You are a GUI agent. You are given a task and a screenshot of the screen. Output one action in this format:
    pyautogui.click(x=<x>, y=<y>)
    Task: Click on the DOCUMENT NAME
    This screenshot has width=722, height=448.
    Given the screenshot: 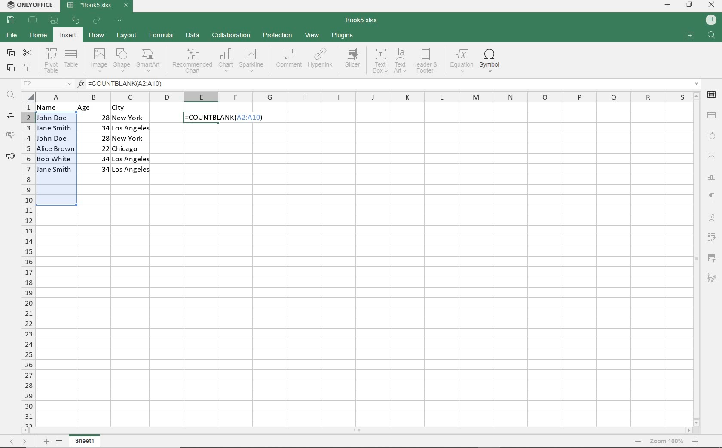 What is the action you would take?
    pyautogui.click(x=363, y=21)
    